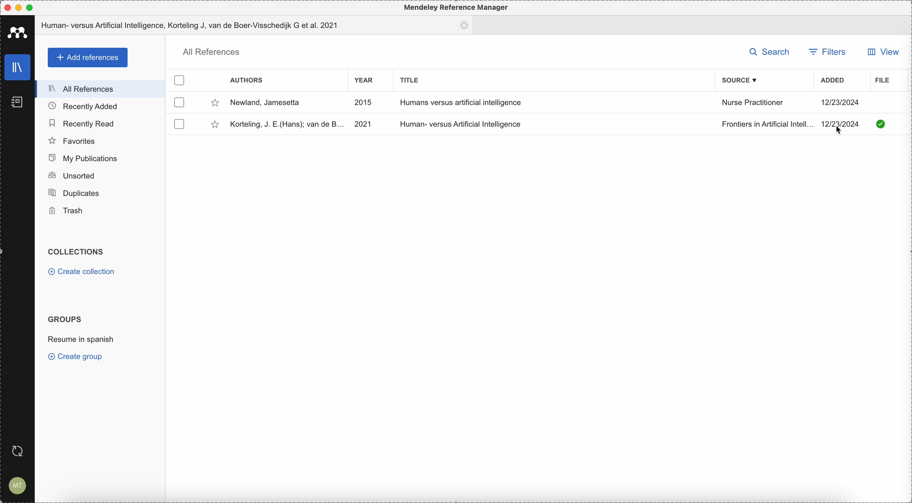  I want to click on recently added, so click(103, 106).